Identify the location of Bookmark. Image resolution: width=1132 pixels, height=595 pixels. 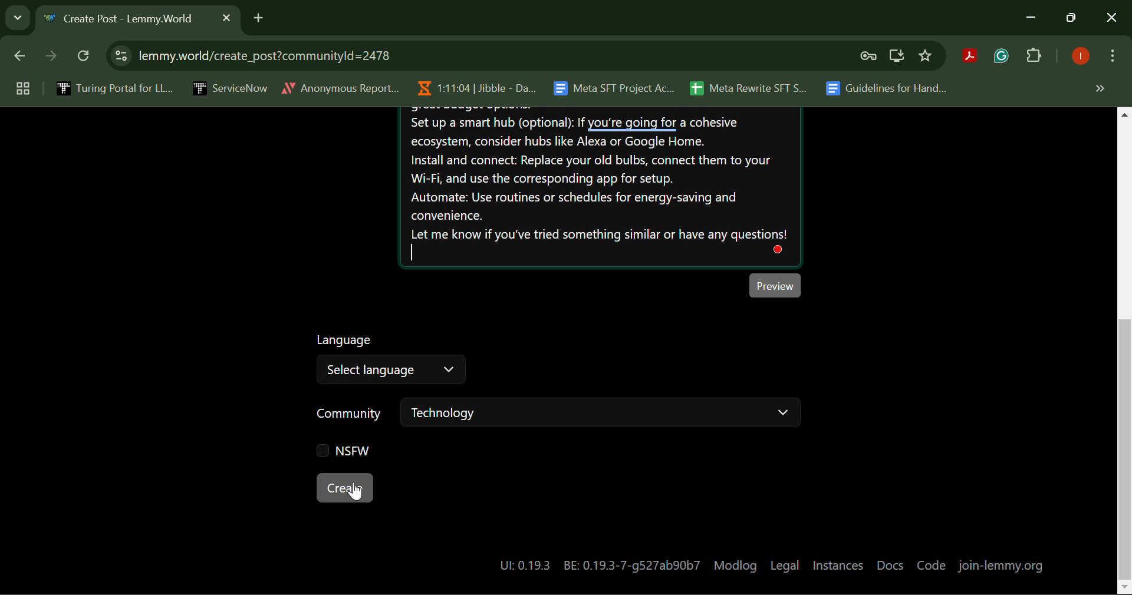
(926, 56).